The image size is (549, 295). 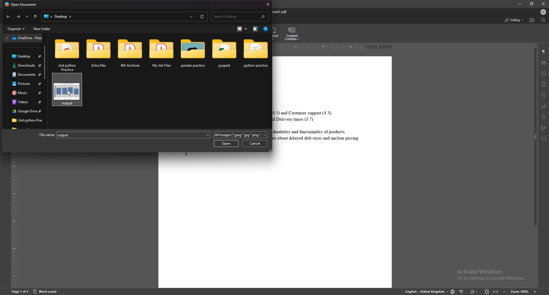 What do you see at coordinates (14, 221) in the screenshot?
I see `vertical scale` at bounding box center [14, 221].